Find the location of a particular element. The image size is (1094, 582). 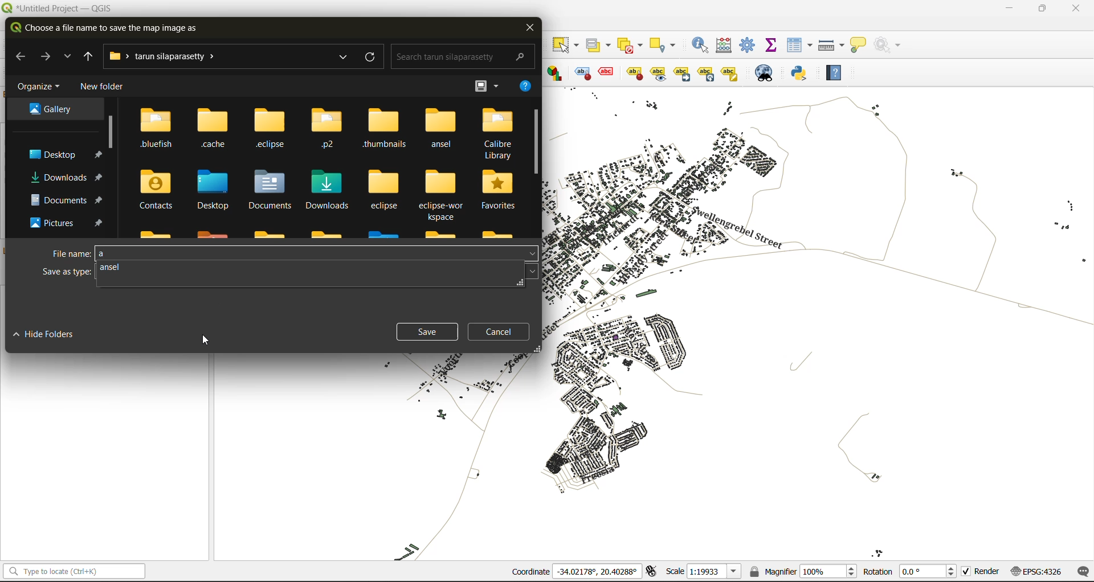

metasearch is located at coordinates (765, 73).